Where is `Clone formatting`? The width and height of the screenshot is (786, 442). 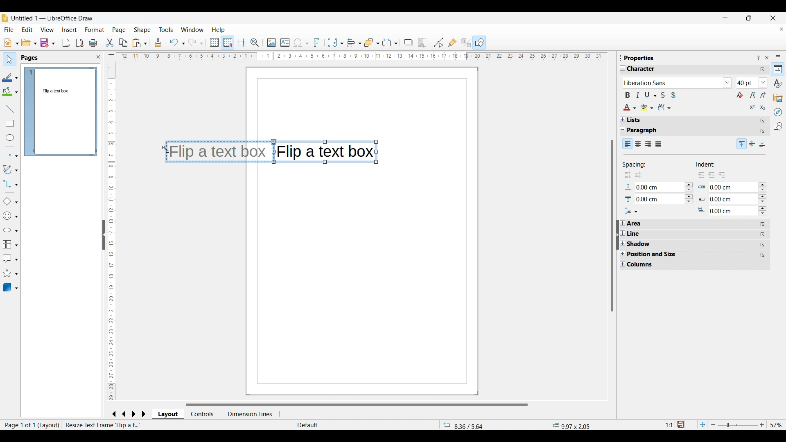 Clone formatting is located at coordinates (158, 42).